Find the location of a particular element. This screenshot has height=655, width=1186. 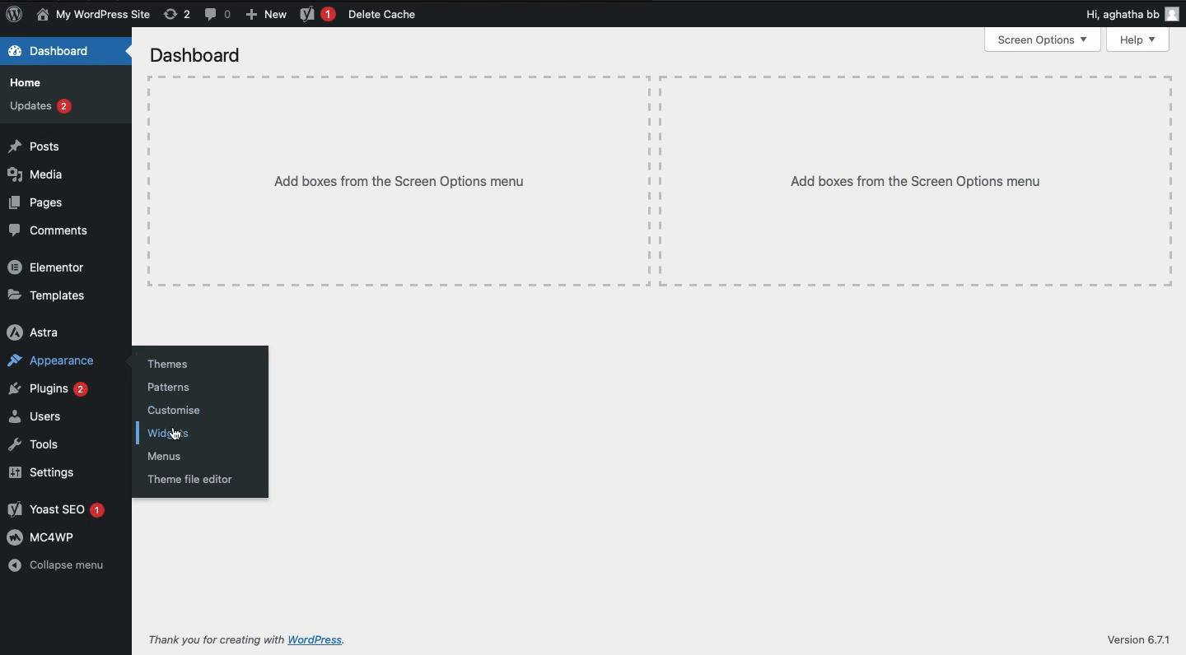

 is located at coordinates (1101, 14).